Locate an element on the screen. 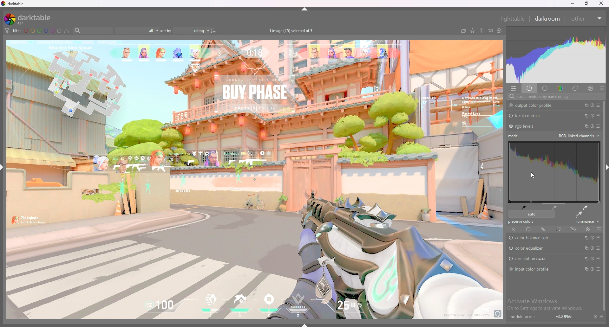  medium gray points is located at coordinates (555, 207).